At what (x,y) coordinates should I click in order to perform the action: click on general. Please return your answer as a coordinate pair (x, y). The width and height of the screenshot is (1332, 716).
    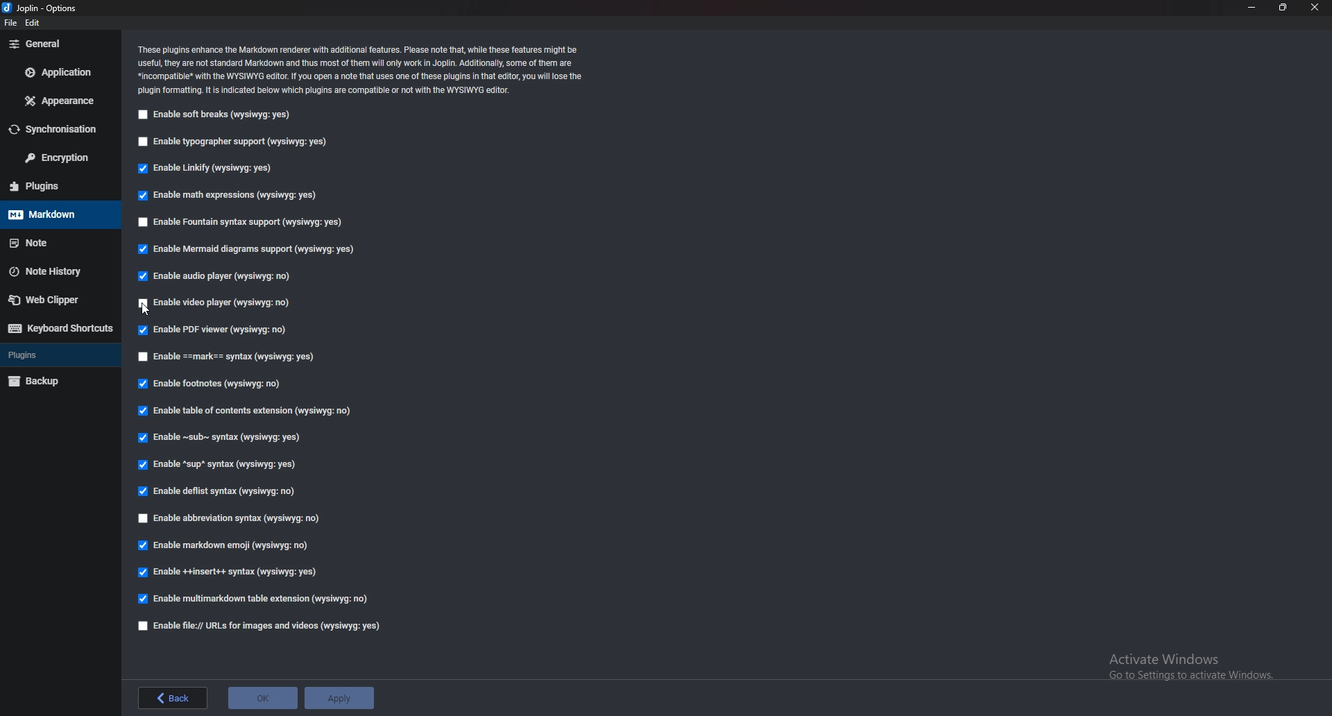
    Looking at the image, I should click on (55, 45).